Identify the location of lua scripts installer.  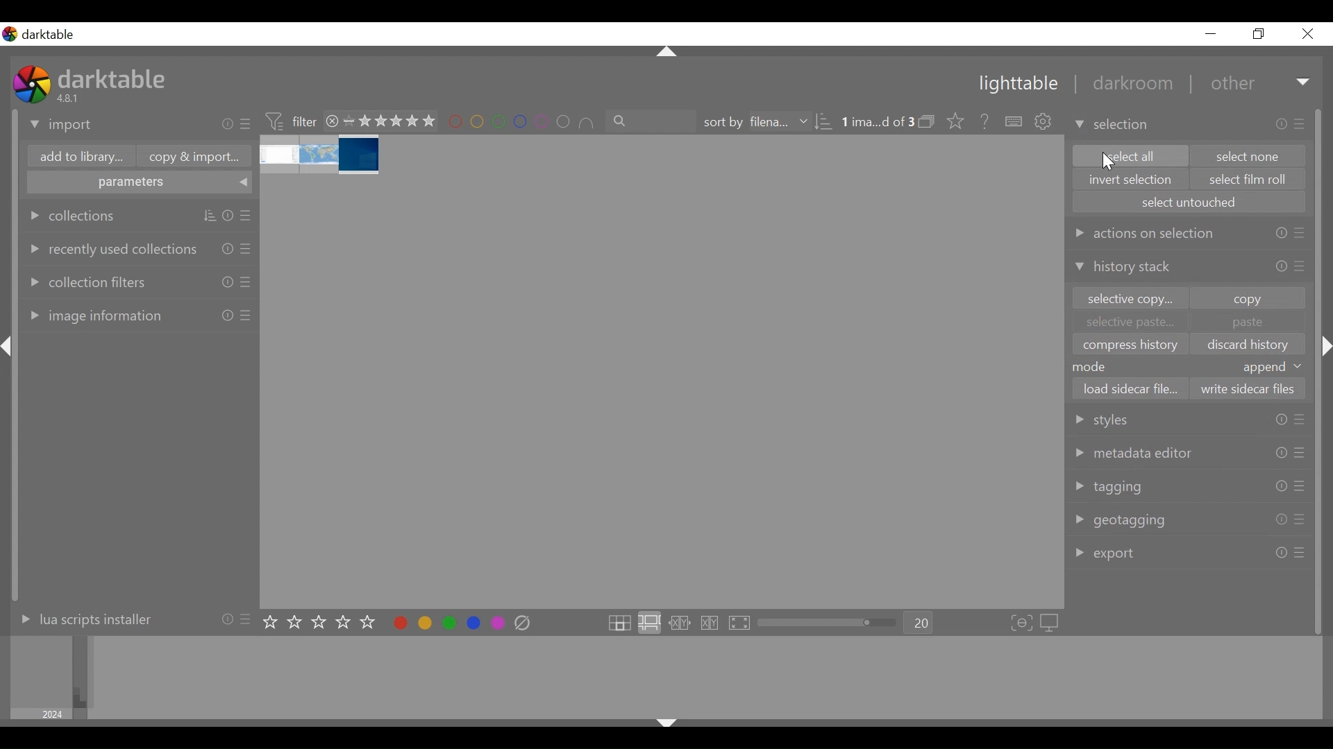
(83, 619).